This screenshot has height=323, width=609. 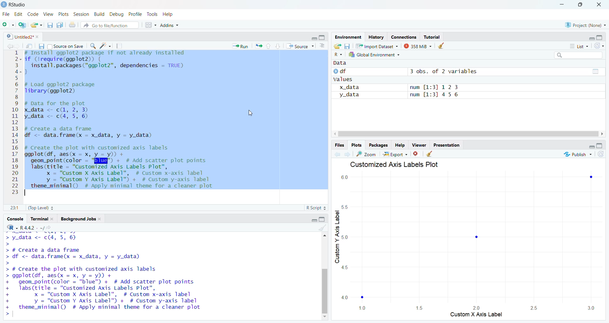 I want to click on Edit, so click(x=19, y=14).